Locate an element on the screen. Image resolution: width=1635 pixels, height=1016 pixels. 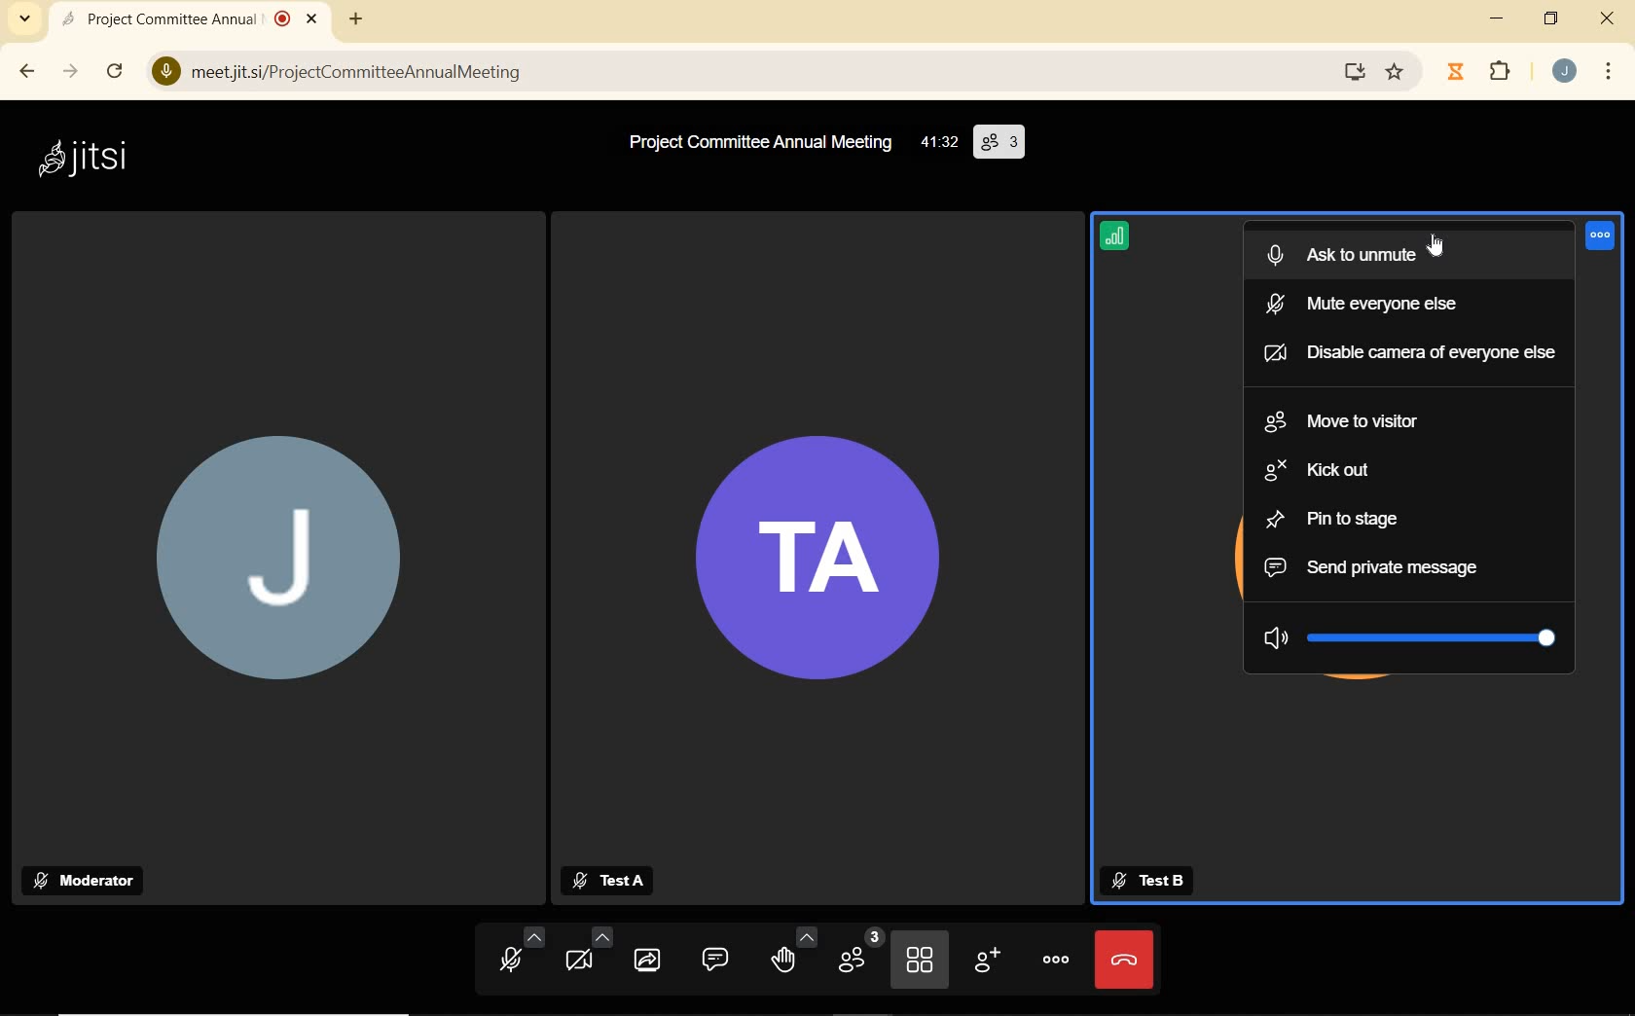
PARTICIPANTS is located at coordinates (860, 953).